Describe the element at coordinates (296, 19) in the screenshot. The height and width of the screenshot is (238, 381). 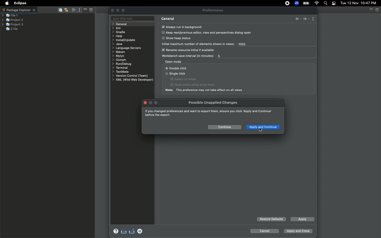
I see `Backward` at that location.